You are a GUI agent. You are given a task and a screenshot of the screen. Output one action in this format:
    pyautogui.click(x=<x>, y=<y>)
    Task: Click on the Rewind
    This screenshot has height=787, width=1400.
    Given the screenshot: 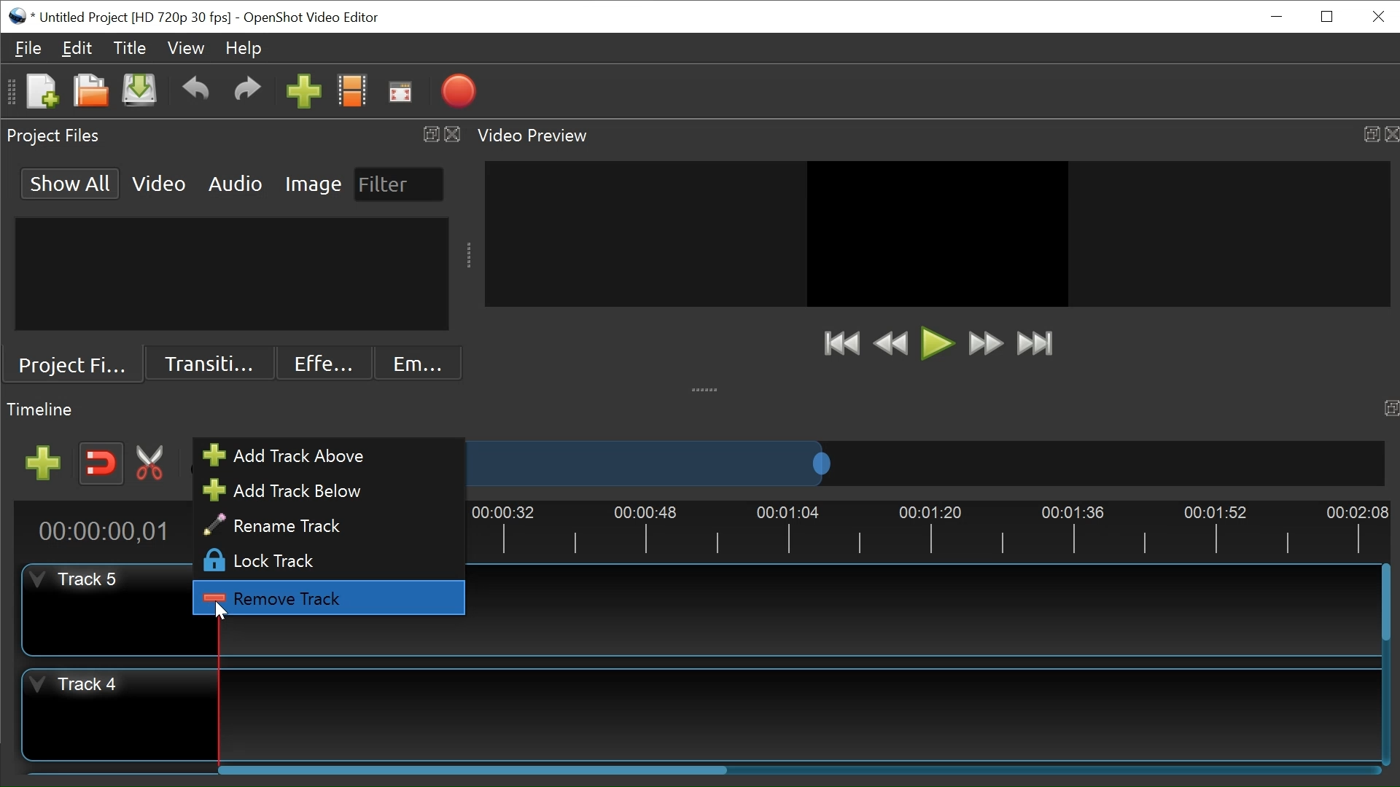 What is the action you would take?
    pyautogui.click(x=892, y=344)
    